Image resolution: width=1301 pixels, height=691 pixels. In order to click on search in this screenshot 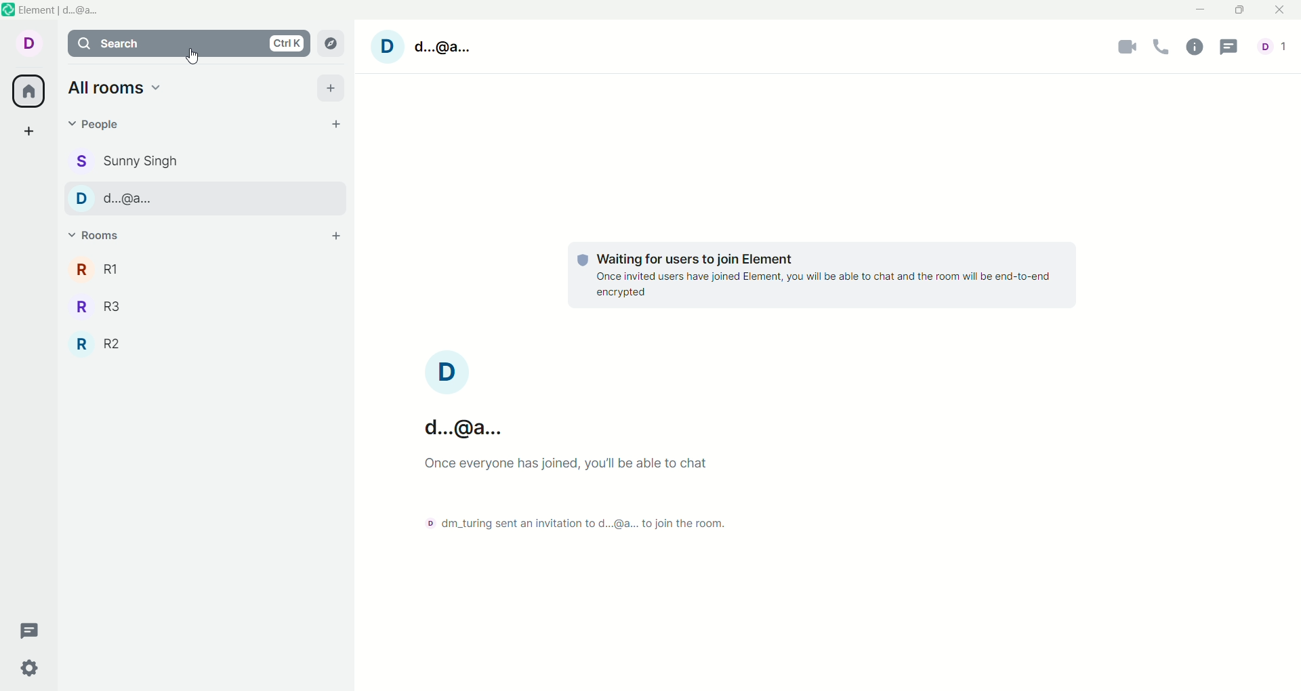, I will do `click(186, 43)`.